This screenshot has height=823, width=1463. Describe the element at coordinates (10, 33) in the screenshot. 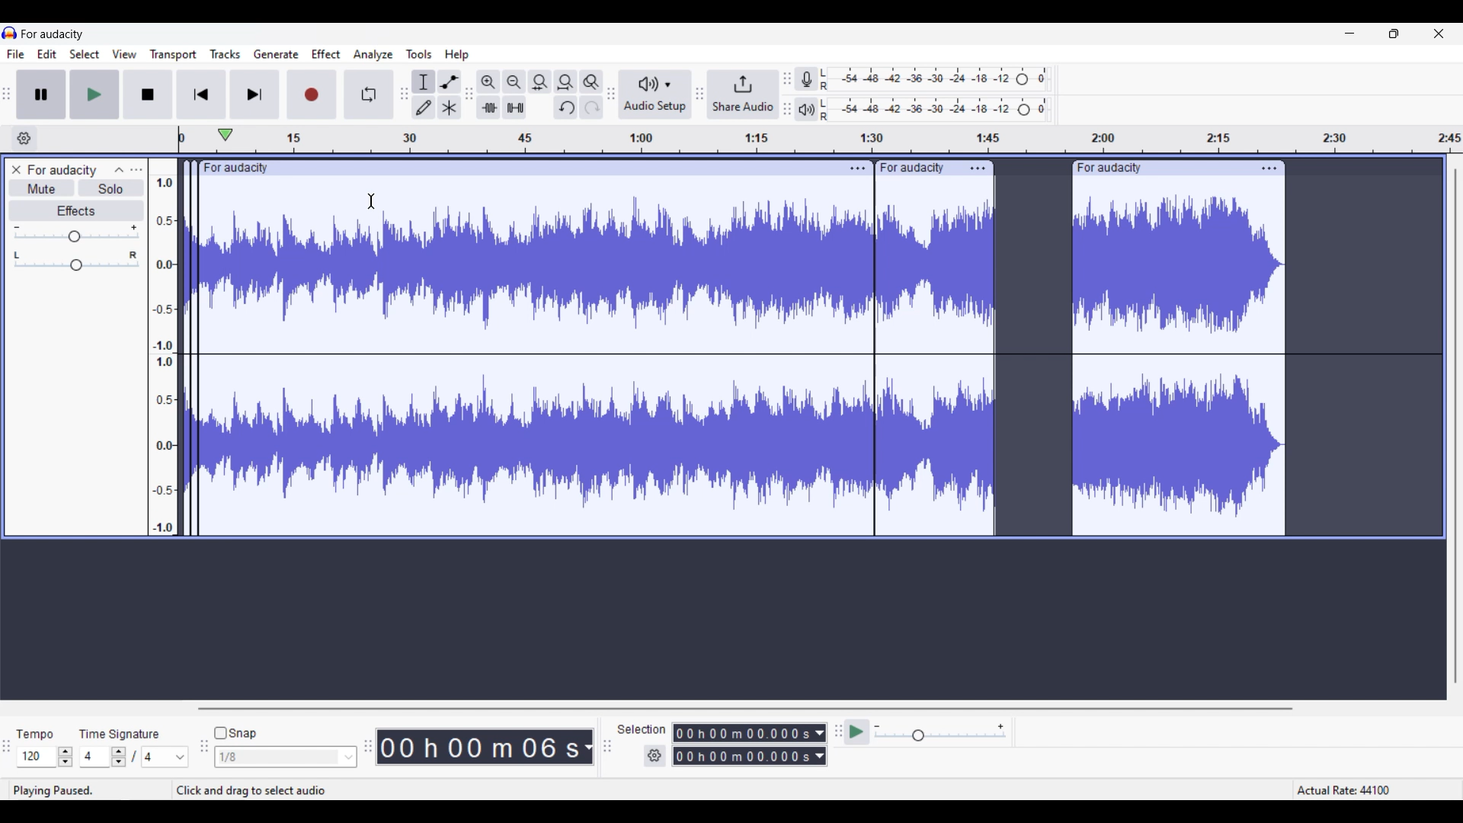

I see `Software logo` at that location.